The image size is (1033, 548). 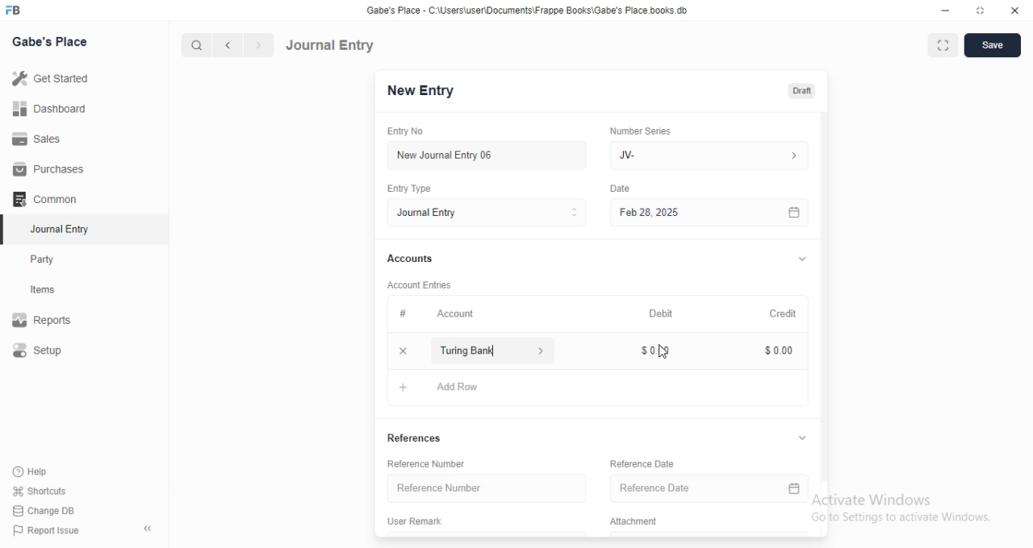 What do you see at coordinates (52, 322) in the screenshot?
I see `Reports` at bounding box center [52, 322].